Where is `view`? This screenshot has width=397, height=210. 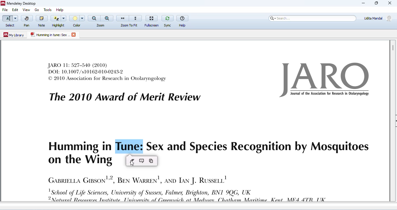 view is located at coordinates (26, 10).